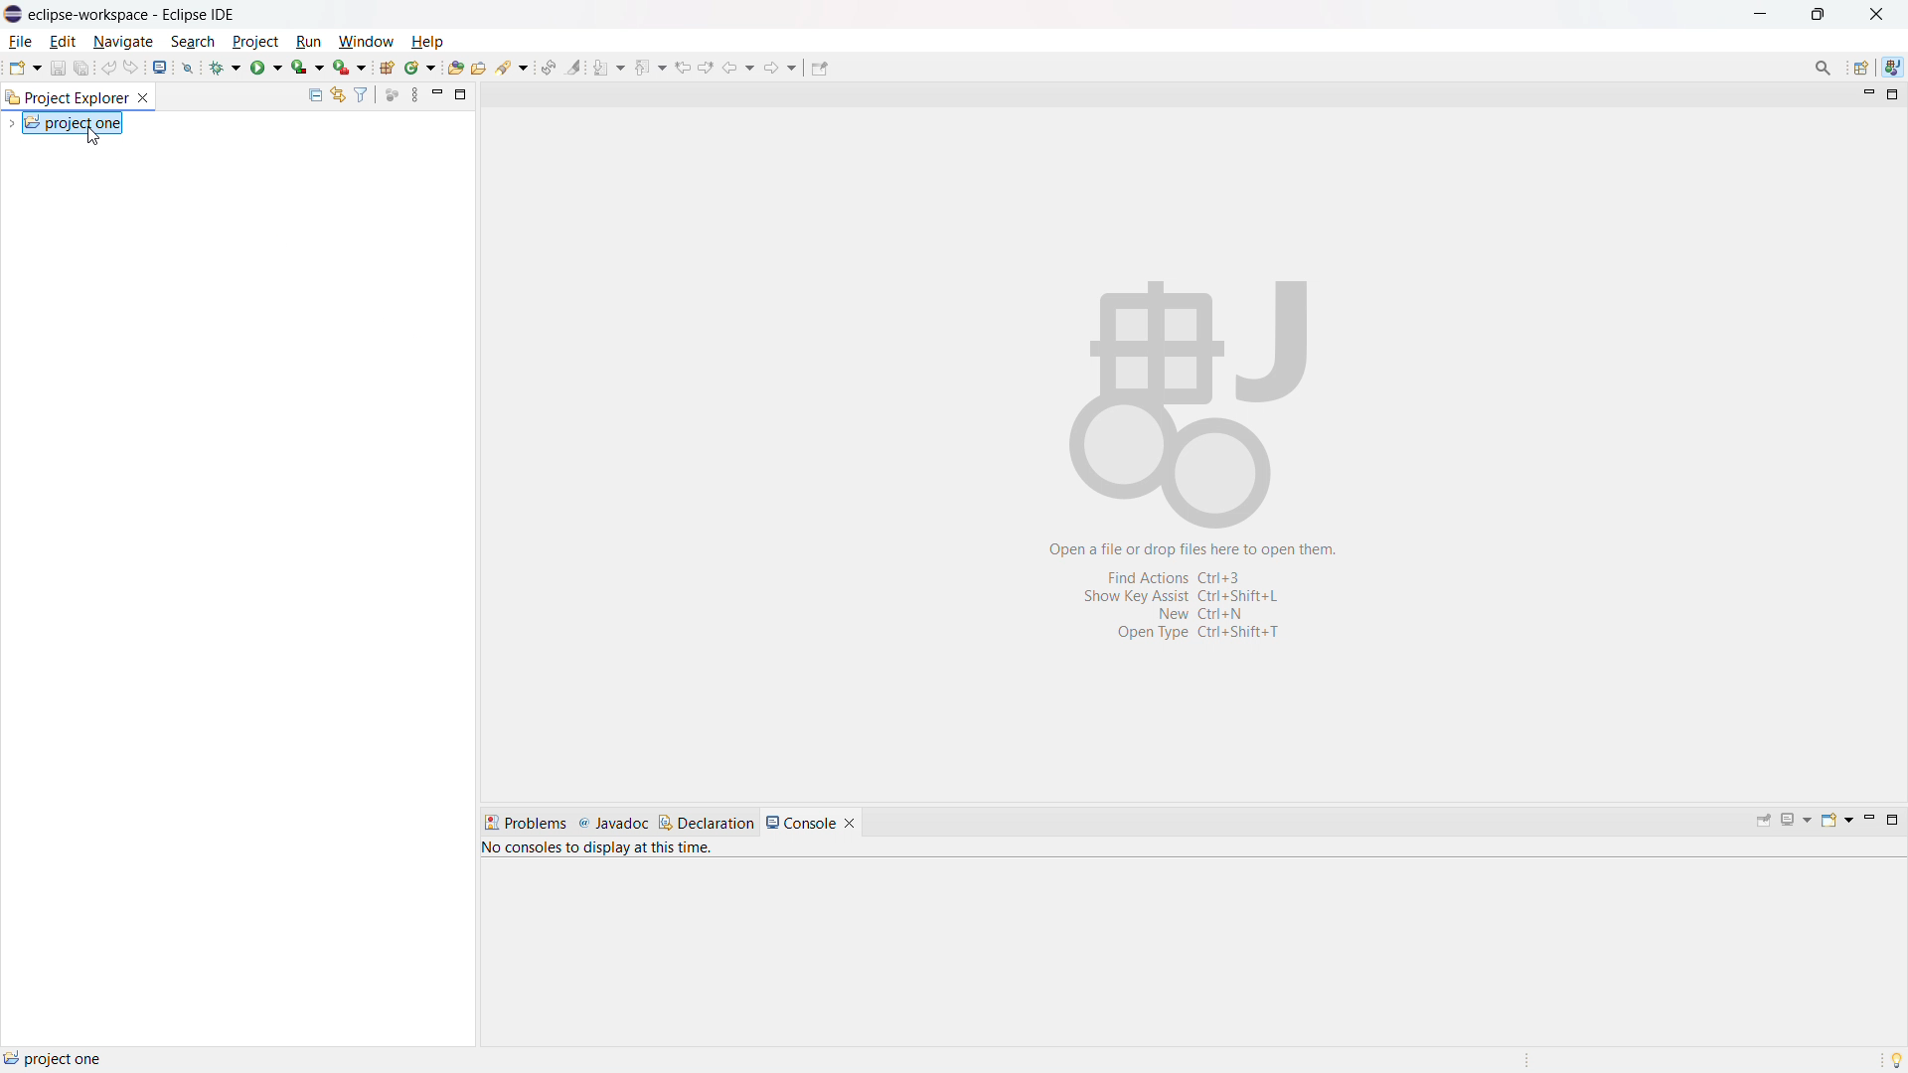 The width and height of the screenshot is (1908, 1073). I want to click on open a file or drop files here to open them. , so click(1199, 548).